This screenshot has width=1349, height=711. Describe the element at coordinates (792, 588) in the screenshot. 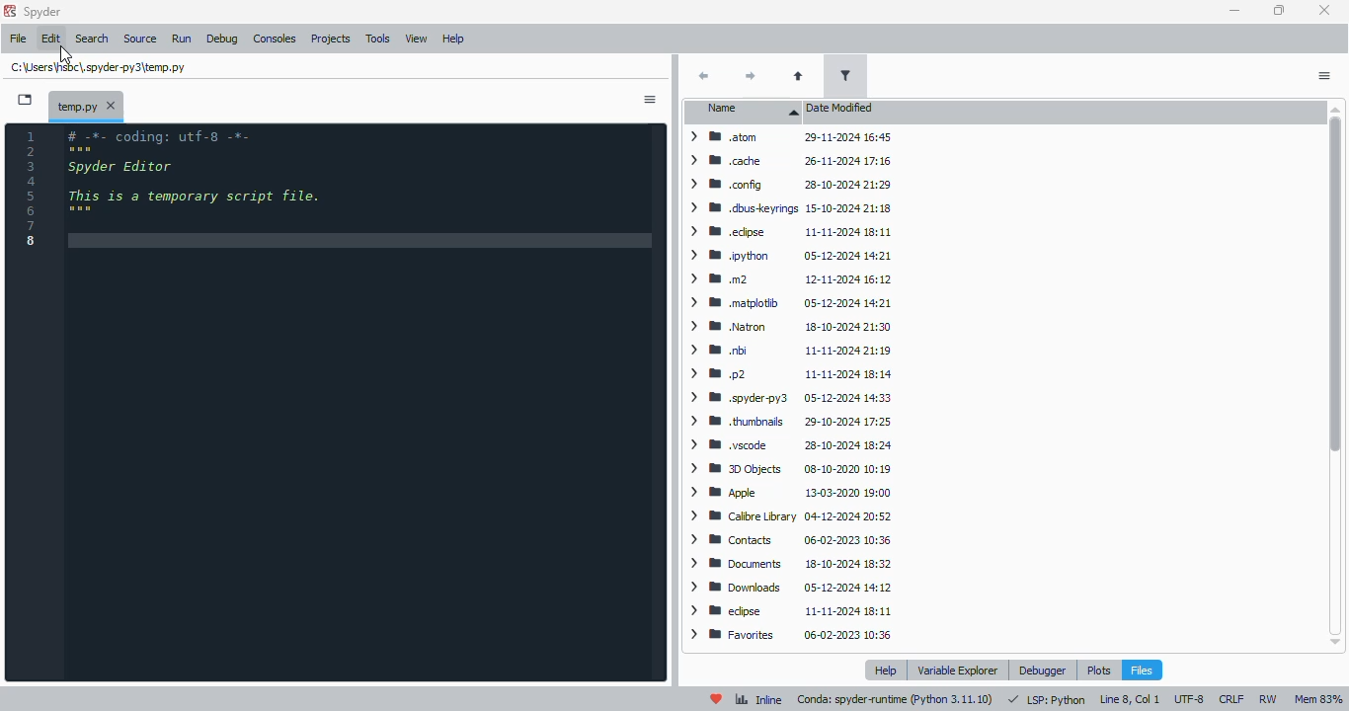

I see `> B® Downloads 05-12-2024 14:12` at that location.